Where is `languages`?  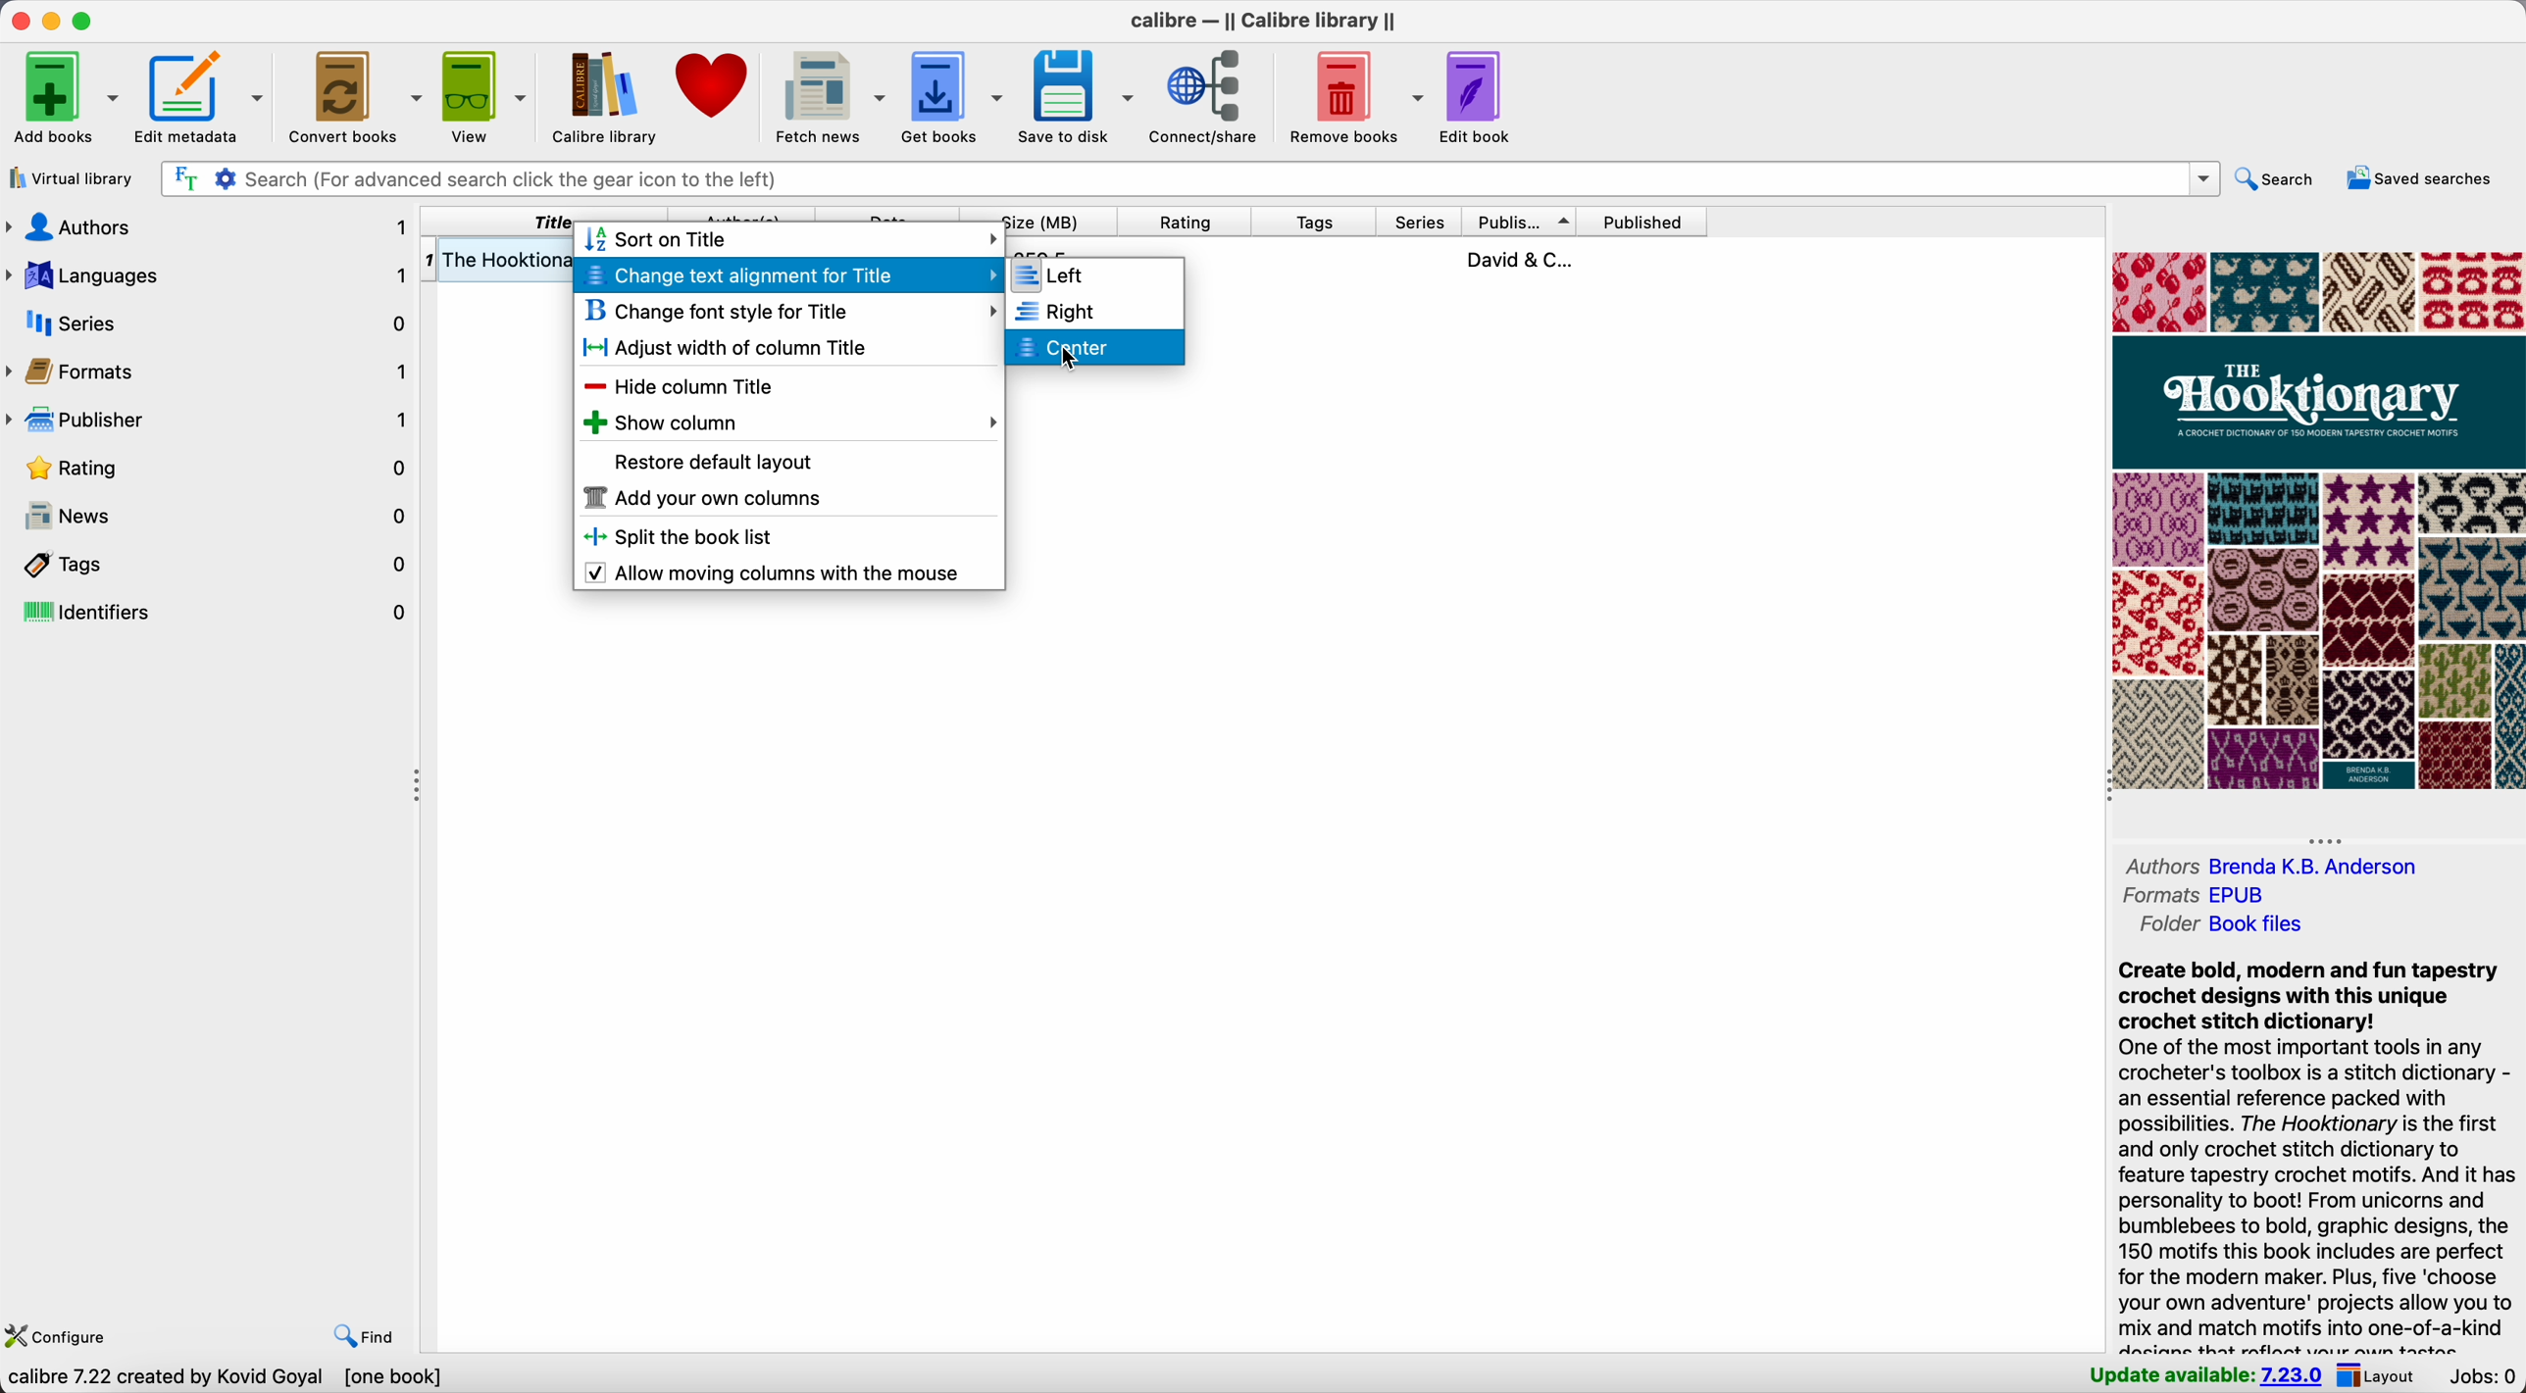 languages is located at coordinates (207, 276).